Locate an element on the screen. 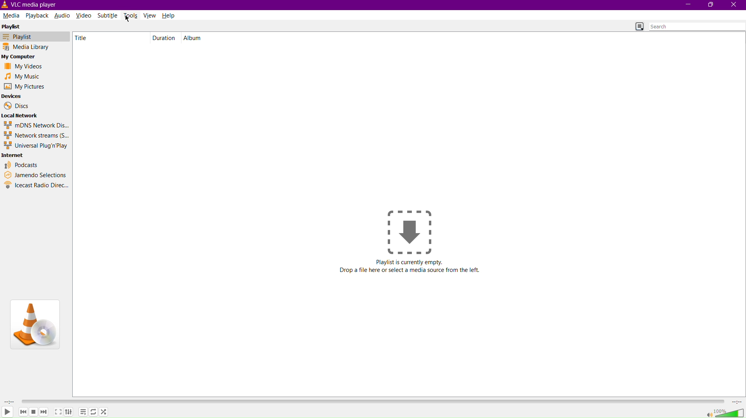  My Videos is located at coordinates (25, 67).